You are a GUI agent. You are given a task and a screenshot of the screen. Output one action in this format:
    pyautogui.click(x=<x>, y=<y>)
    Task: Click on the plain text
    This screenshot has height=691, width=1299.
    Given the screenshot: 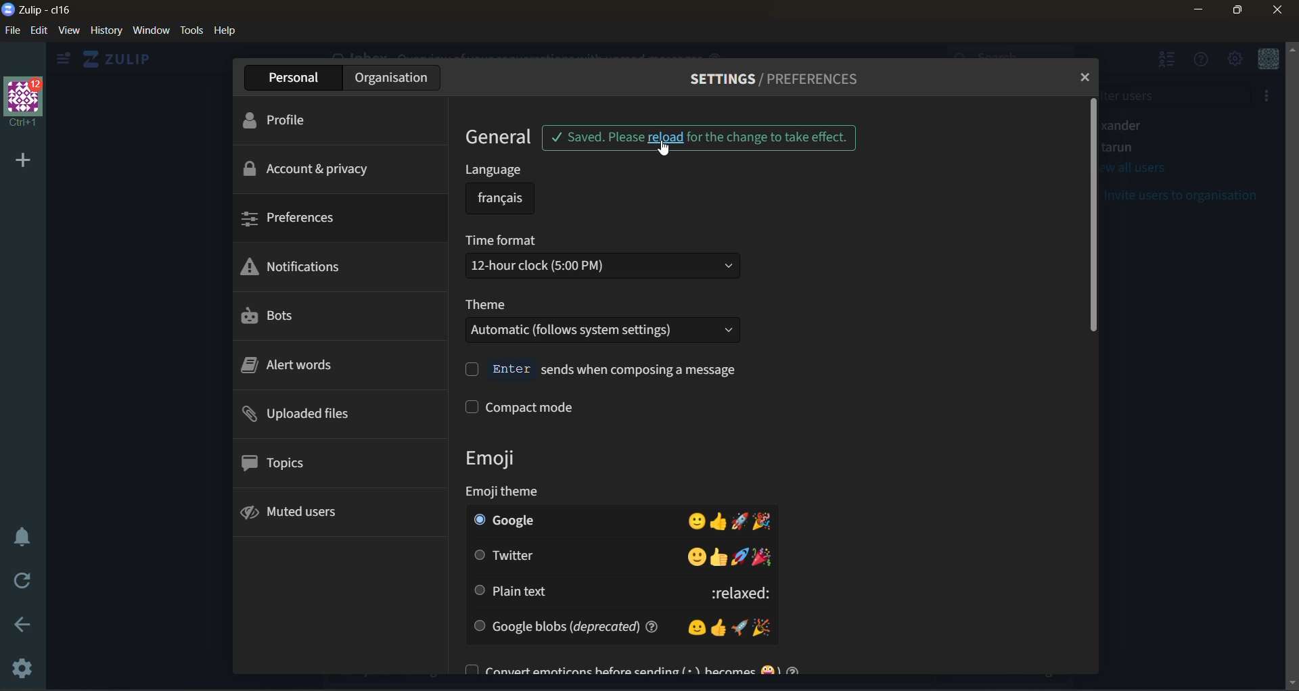 What is the action you would take?
    pyautogui.click(x=618, y=592)
    